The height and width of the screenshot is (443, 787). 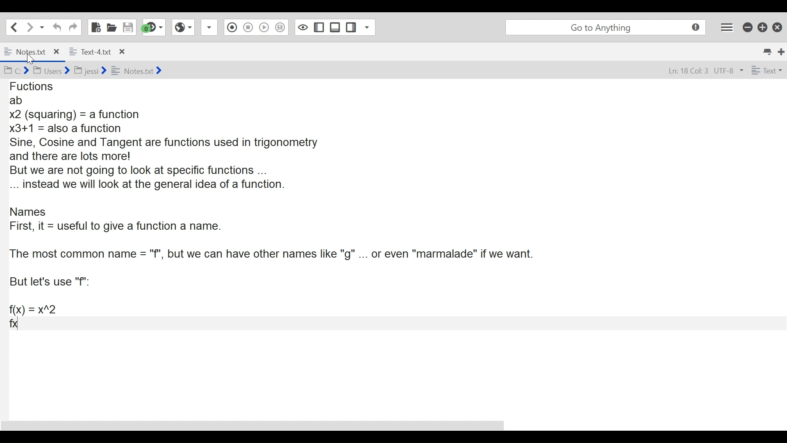 I want to click on minimize, so click(x=747, y=27).